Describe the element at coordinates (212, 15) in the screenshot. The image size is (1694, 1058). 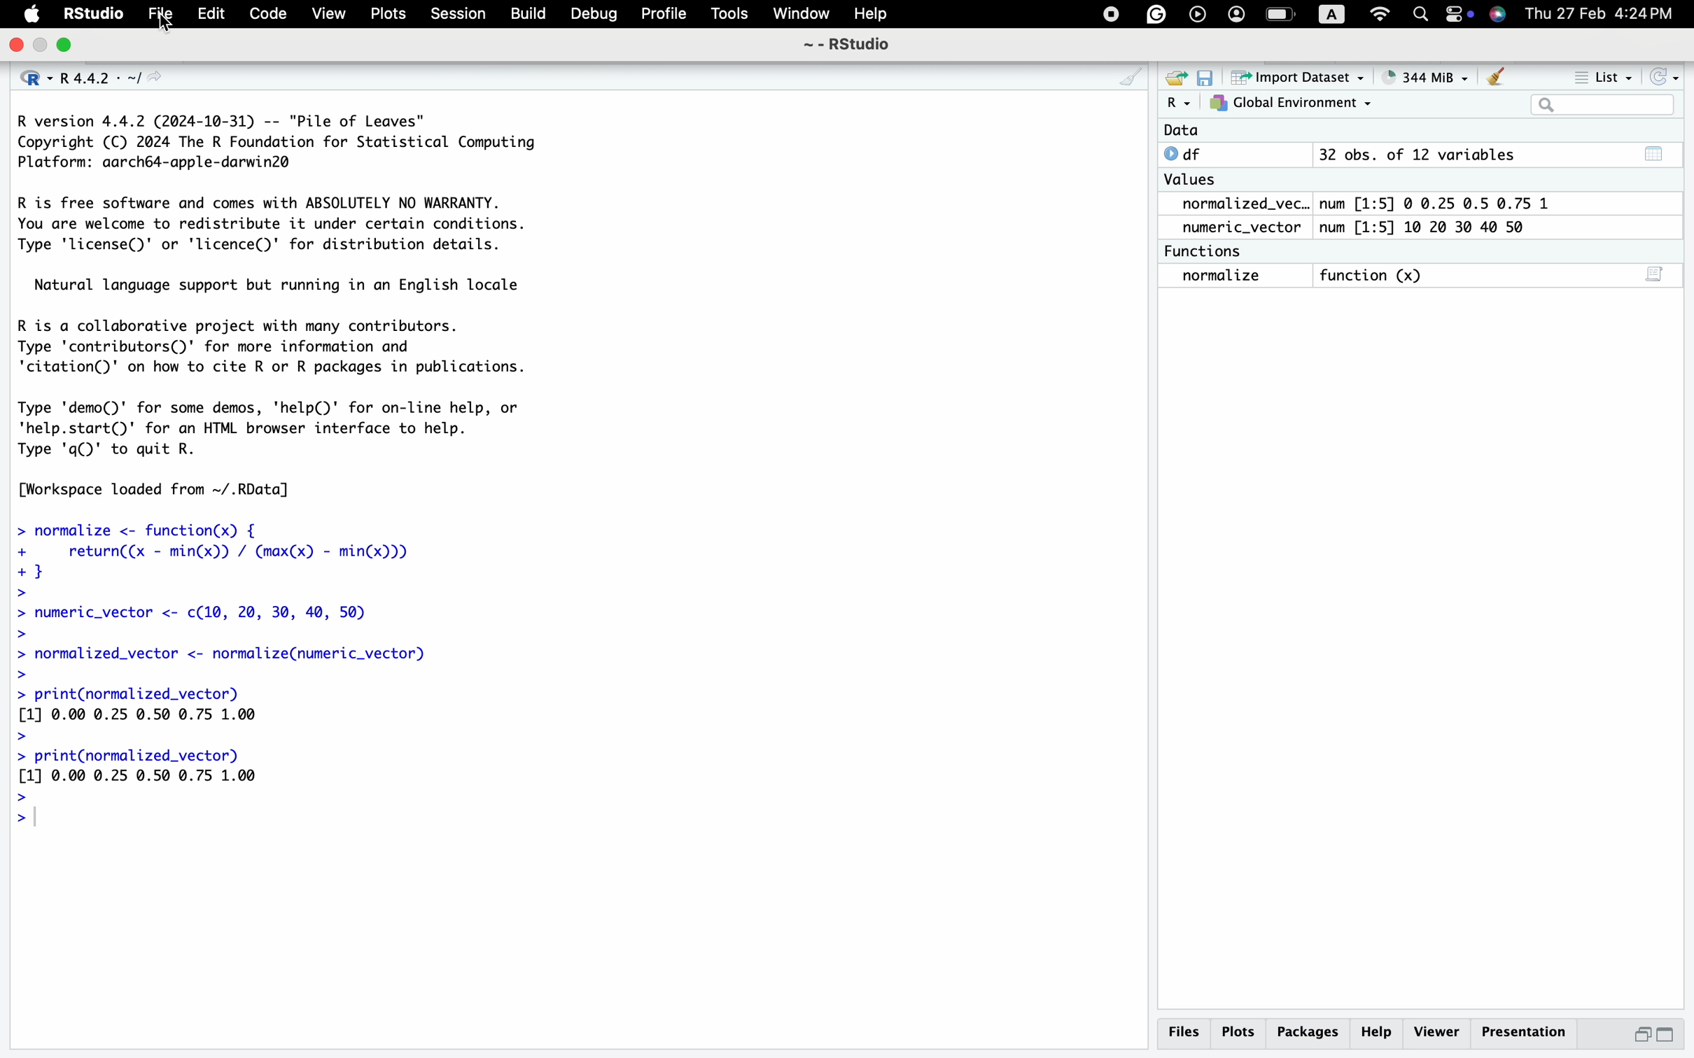
I see `Edit` at that location.